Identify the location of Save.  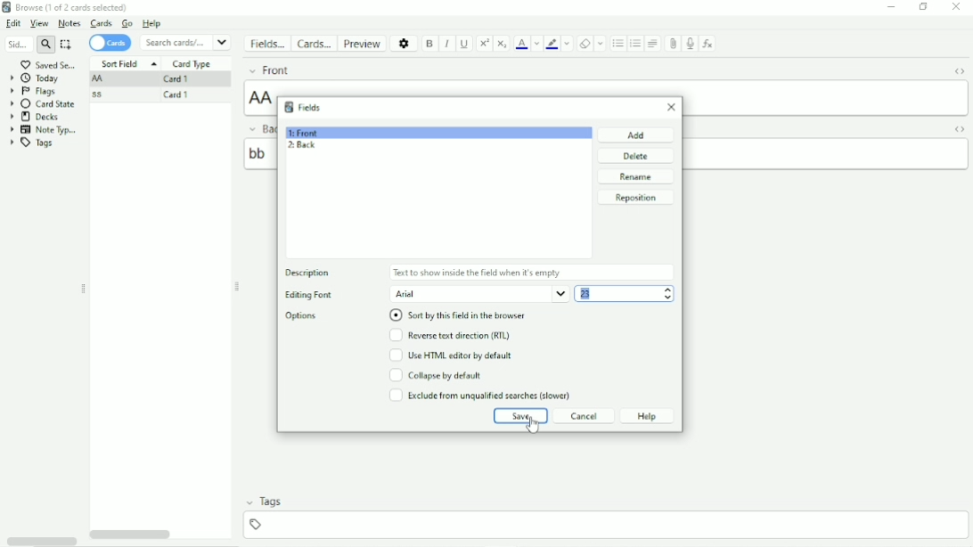
(519, 416).